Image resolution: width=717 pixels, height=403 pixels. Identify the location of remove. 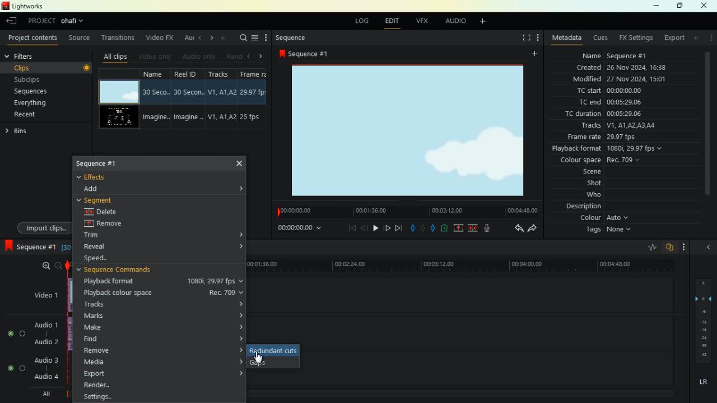
(120, 223).